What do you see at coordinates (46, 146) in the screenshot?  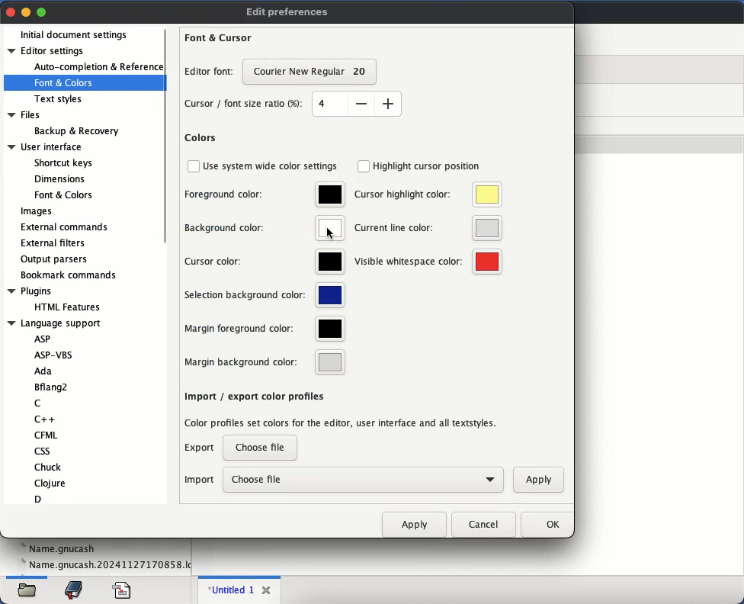 I see `User interface` at bounding box center [46, 146].